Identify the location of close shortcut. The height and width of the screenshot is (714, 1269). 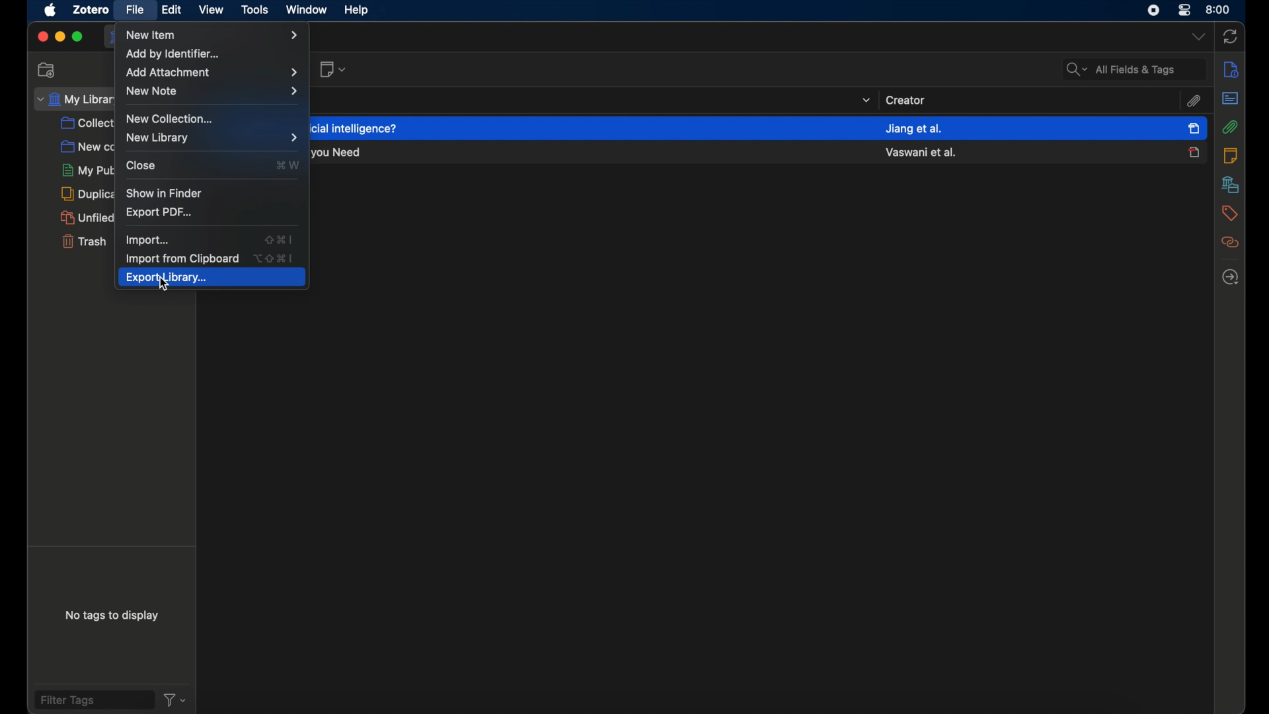
(287, 165).